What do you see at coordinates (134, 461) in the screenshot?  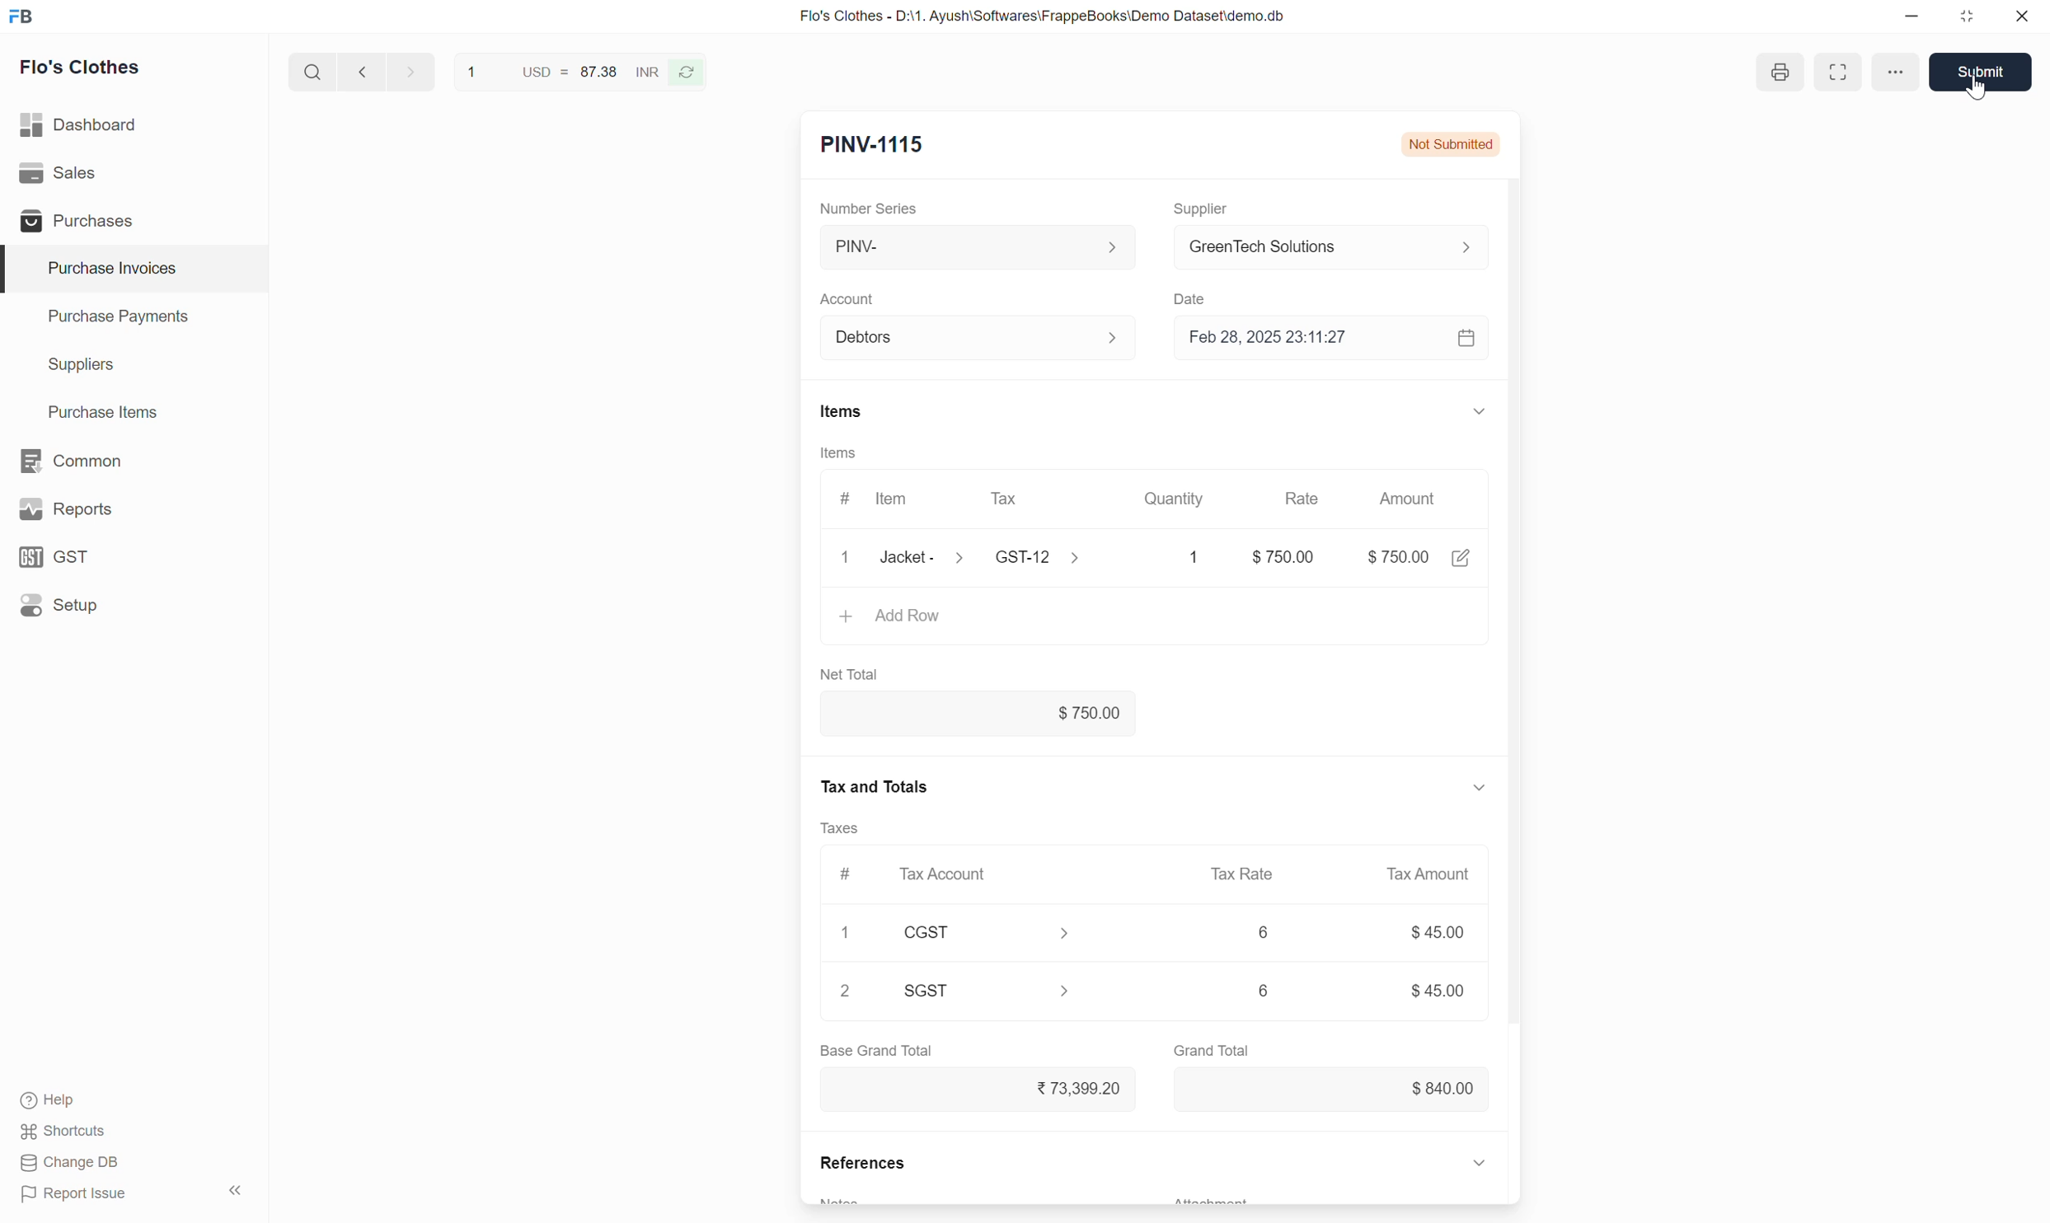 I see `Common` at bounding box center [134, 461].